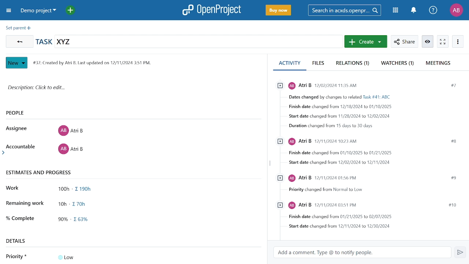 This screenshot has width=469, height=264. What do you see at coordinates (437, 64) in the screenshot?
I see `Meetings` at bounding box center [437, 64].